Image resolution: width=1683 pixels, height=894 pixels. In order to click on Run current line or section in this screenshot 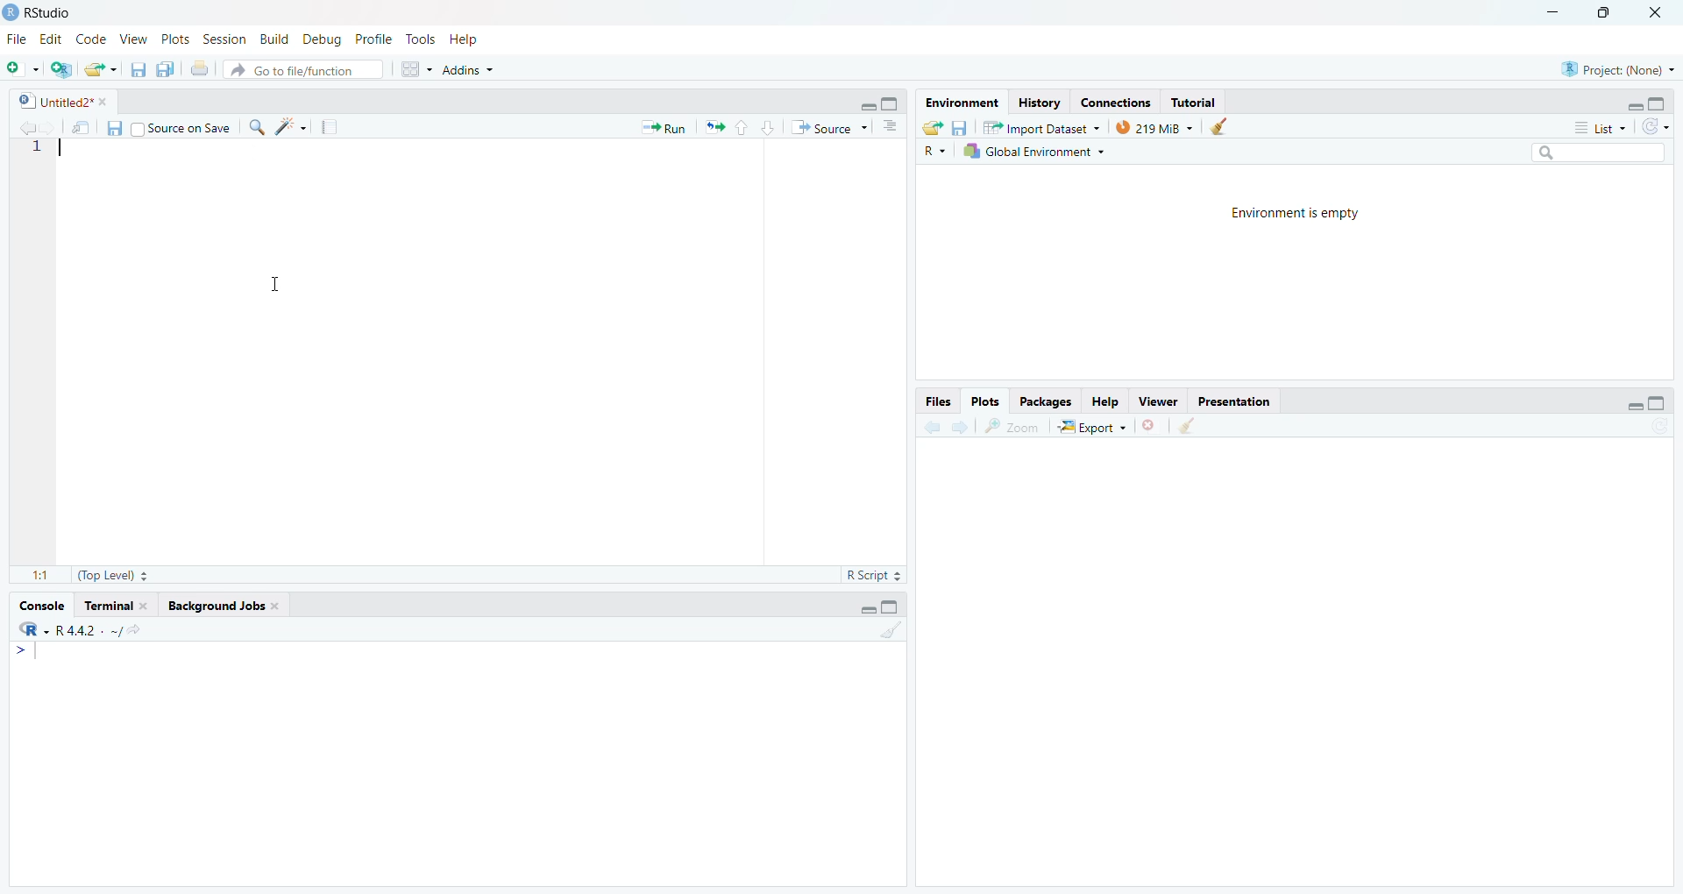, I will do `click(664, 126)`.